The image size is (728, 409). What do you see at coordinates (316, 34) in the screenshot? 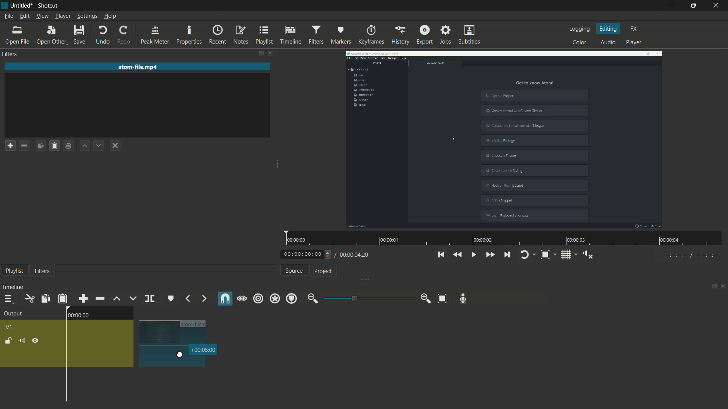
I see `filters` at bounding box center [316, 34].